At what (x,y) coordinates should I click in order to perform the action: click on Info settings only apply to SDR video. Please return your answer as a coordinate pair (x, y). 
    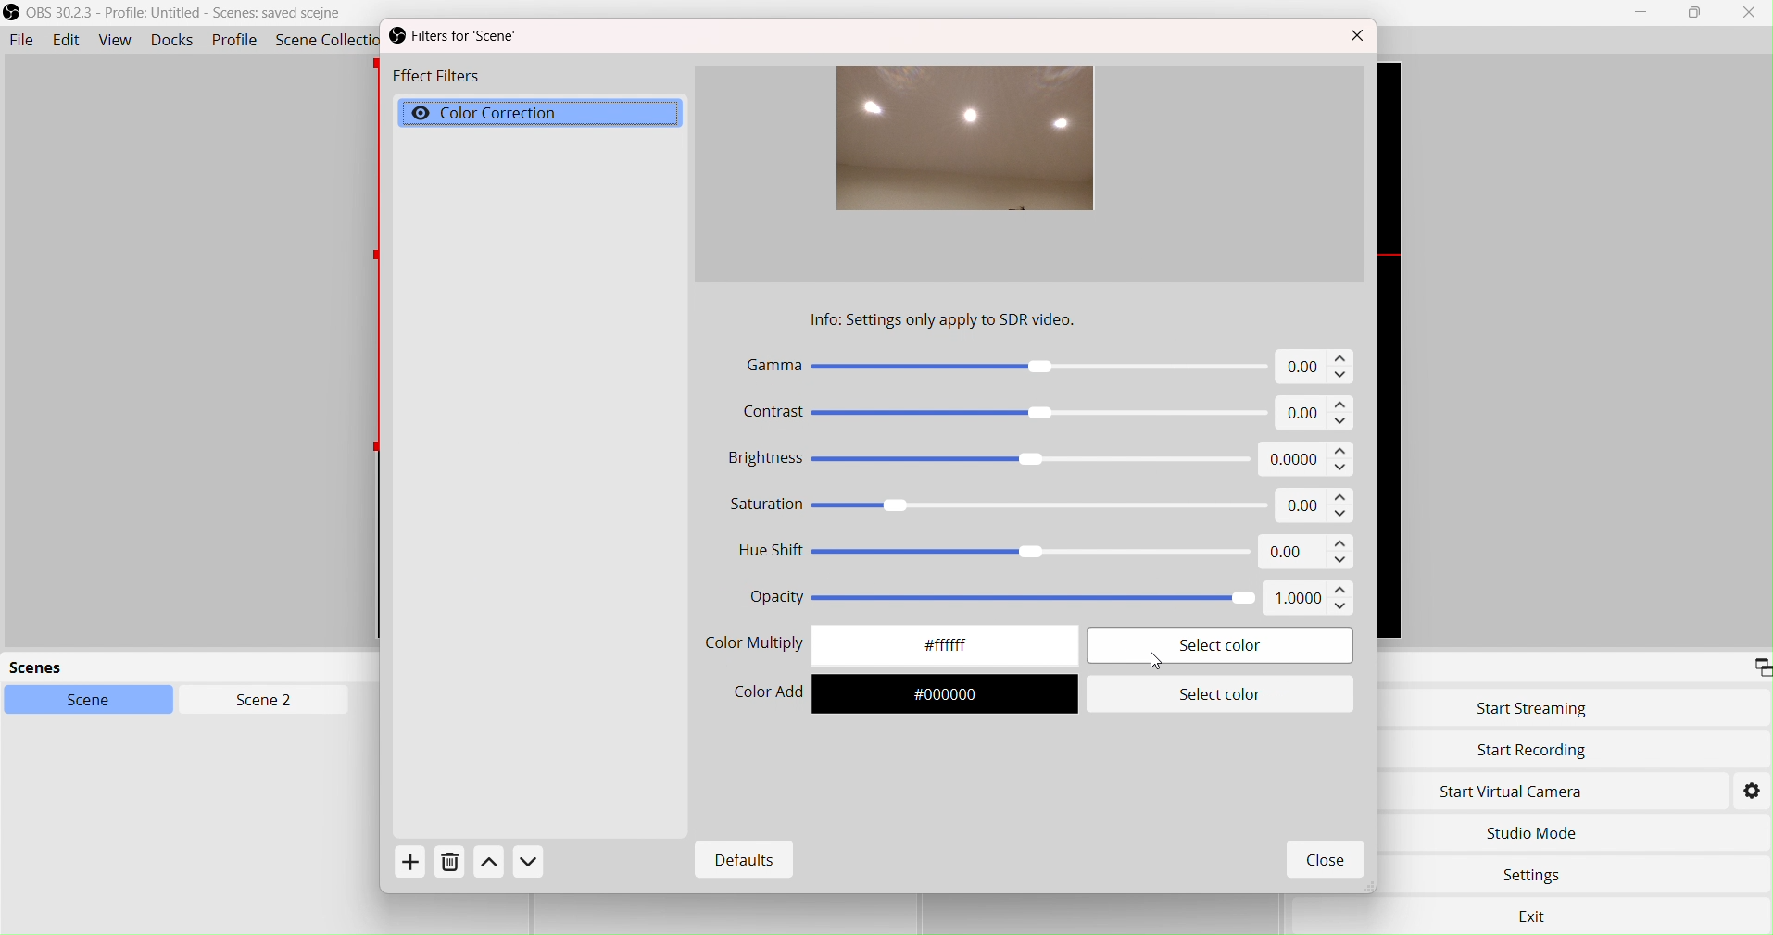
    Looking at the image, I should click on (1018, 318).